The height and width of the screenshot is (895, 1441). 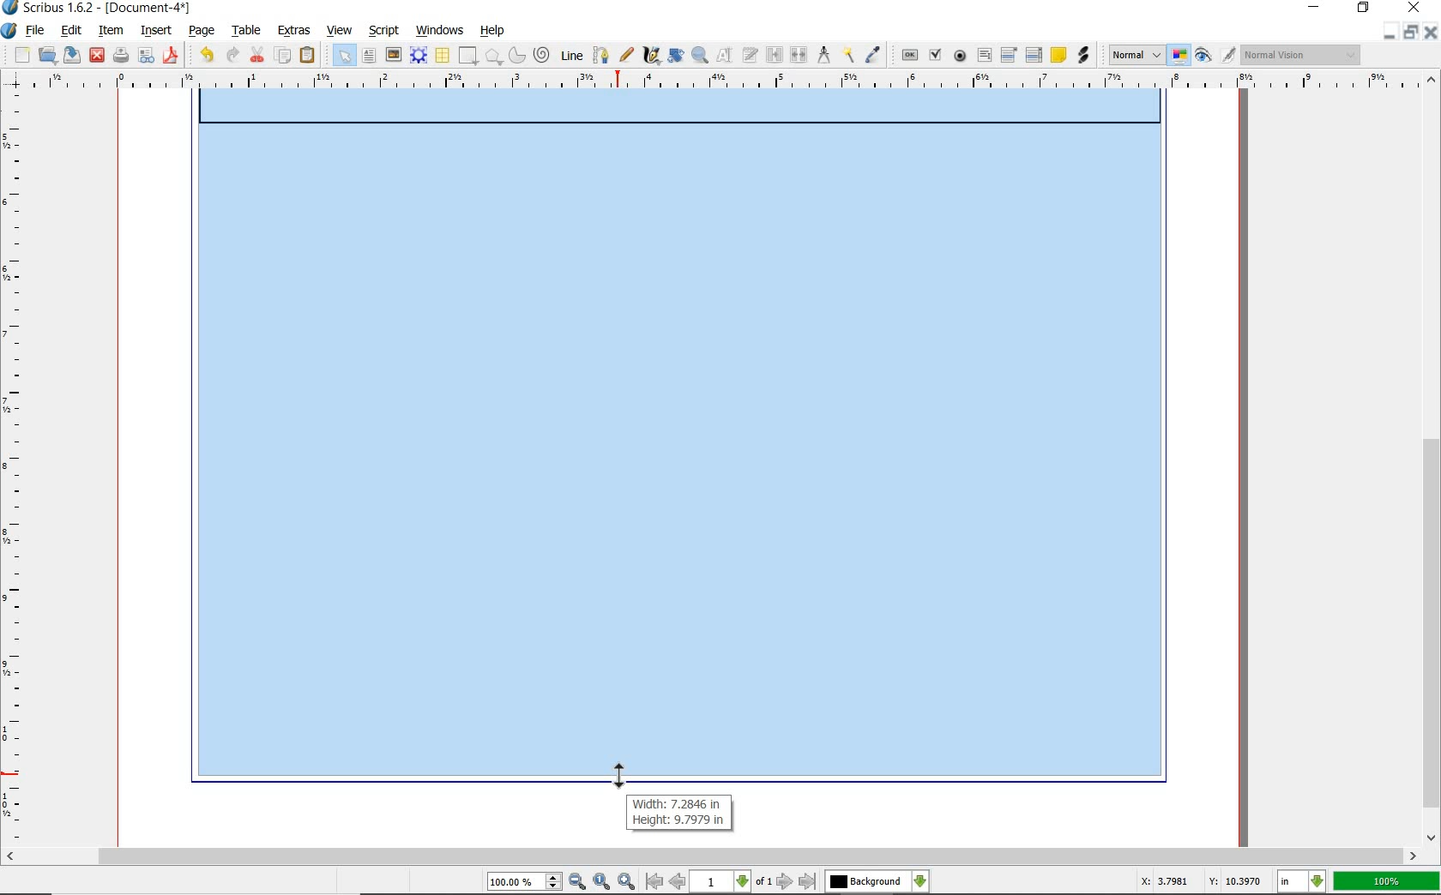 I want to click on save, so click(x=73, y=56).